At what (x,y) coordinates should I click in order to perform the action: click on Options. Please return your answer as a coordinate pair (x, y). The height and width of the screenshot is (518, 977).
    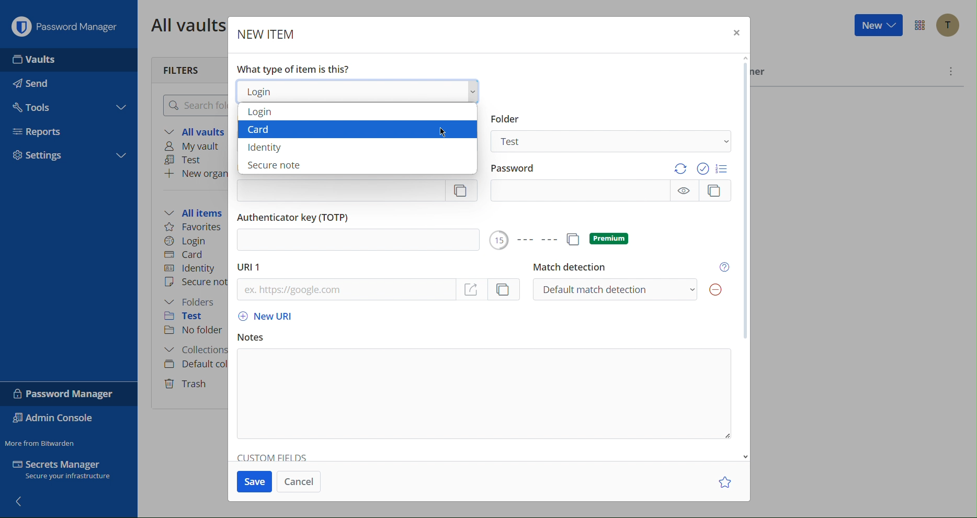
    Looking at the image, I should click on (918, 24).